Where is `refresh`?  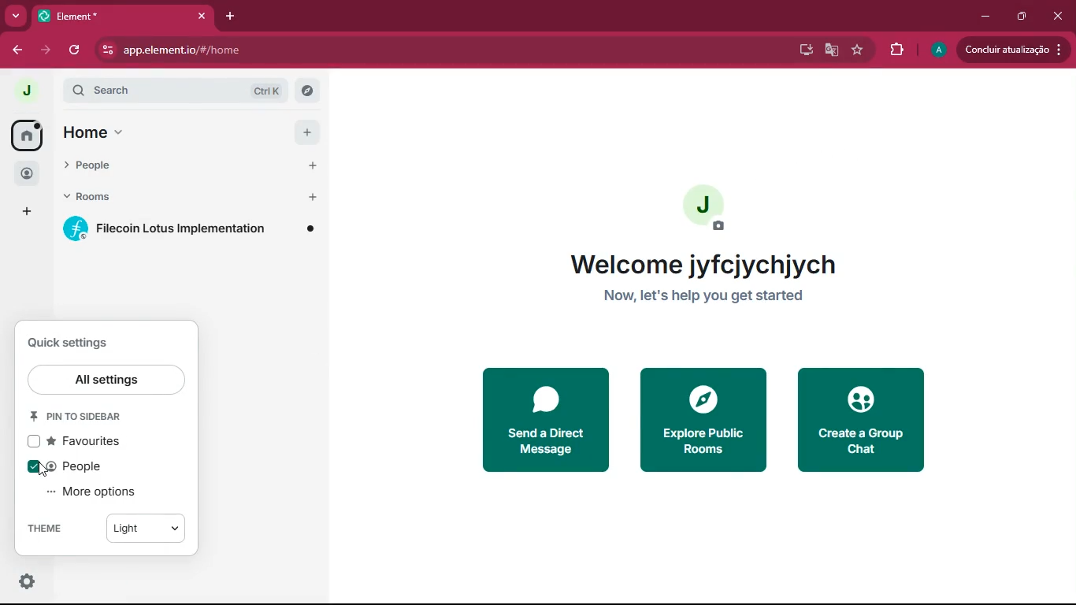
refresh is located at coordinates (76, 50).